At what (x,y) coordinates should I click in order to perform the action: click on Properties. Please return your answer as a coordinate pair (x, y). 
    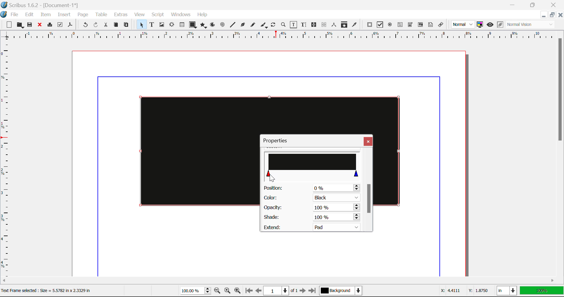
    Looking at the image, I should click on (278, 141).